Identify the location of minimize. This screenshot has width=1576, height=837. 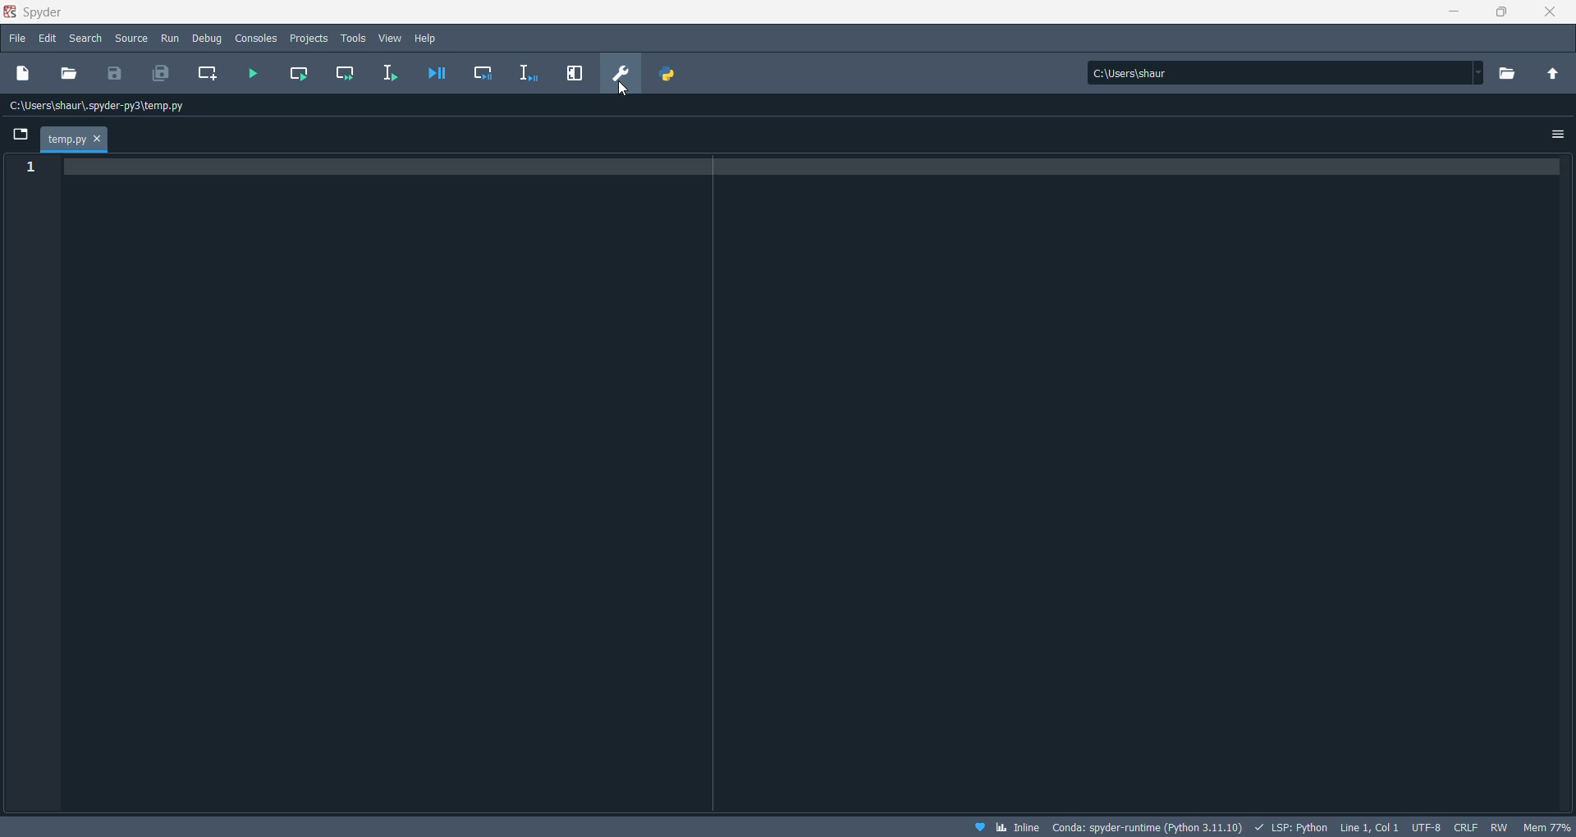
(1449, 15).